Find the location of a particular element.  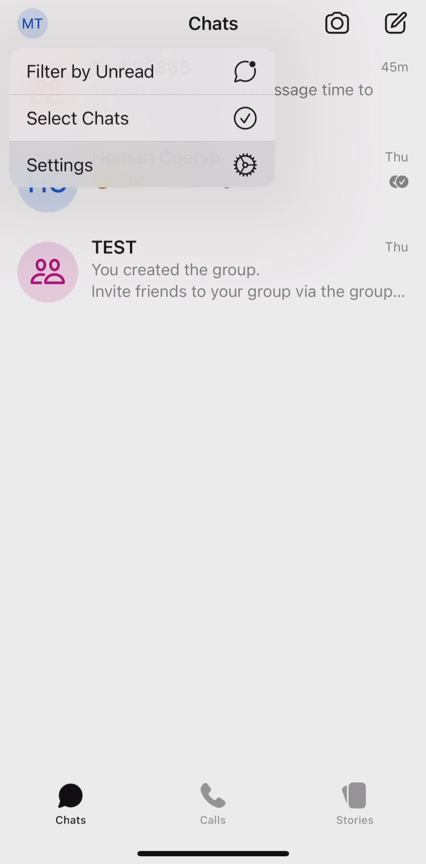

TEST group is located at coordinates (216, 272).